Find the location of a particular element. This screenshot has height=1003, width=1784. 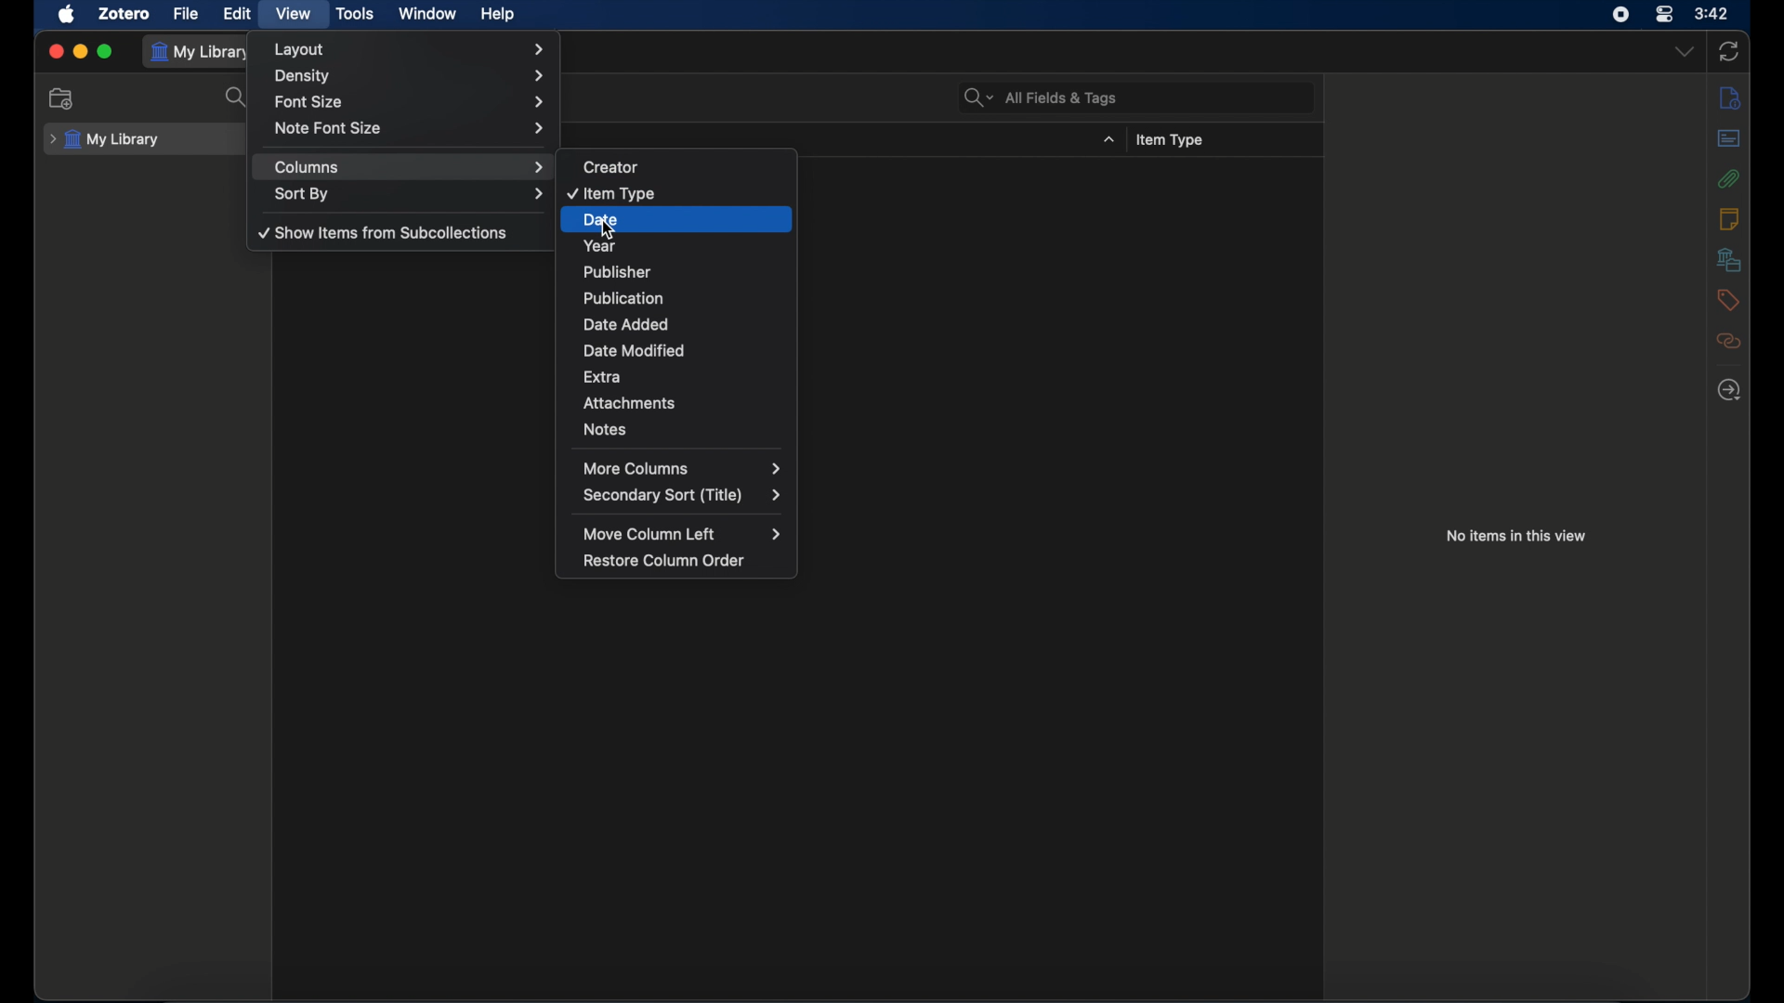

screen recorder is located at coordinates (1621, 15).